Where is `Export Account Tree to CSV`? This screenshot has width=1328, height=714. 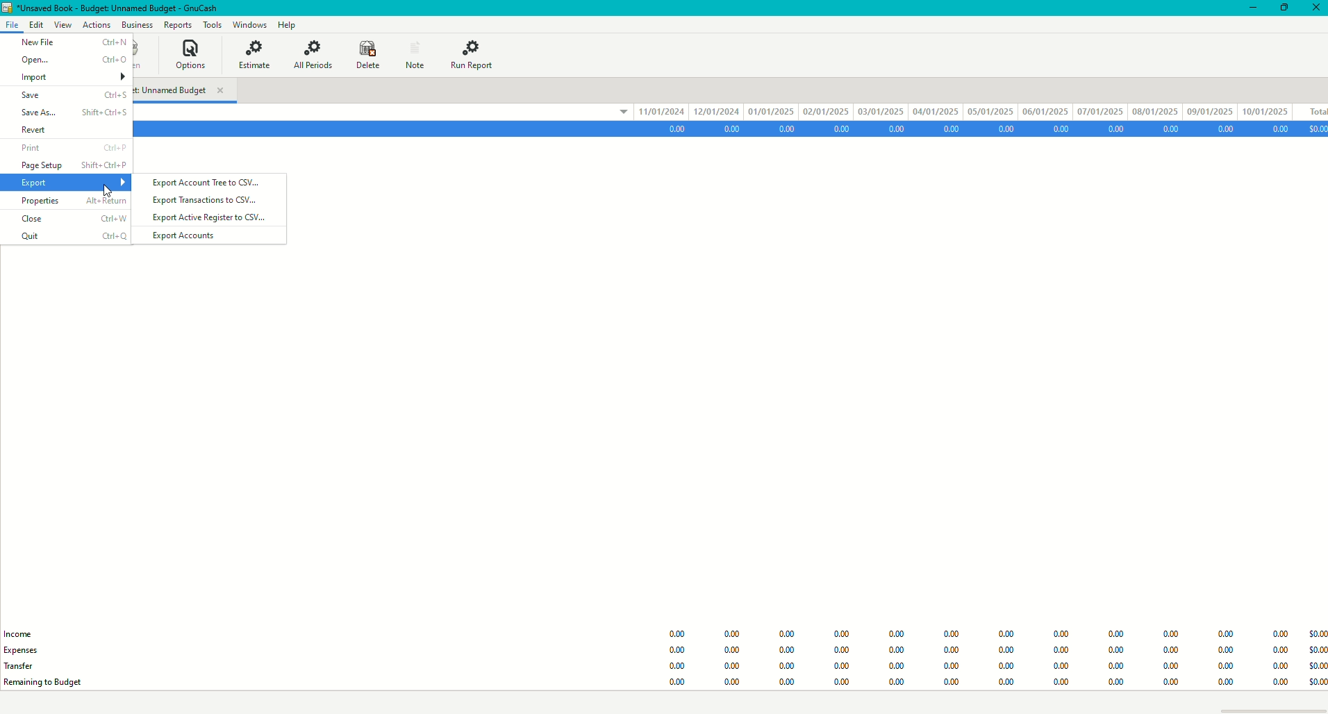 Export Account Tree to CSV is located at coordinates (208, 183).